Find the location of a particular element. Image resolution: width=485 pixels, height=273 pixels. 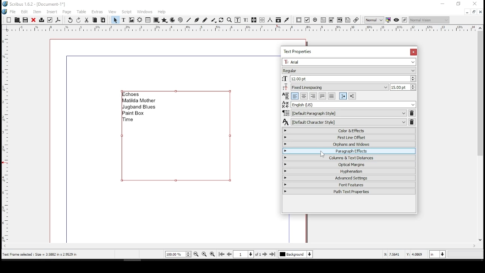

close window is located at coordinates (480, 12).